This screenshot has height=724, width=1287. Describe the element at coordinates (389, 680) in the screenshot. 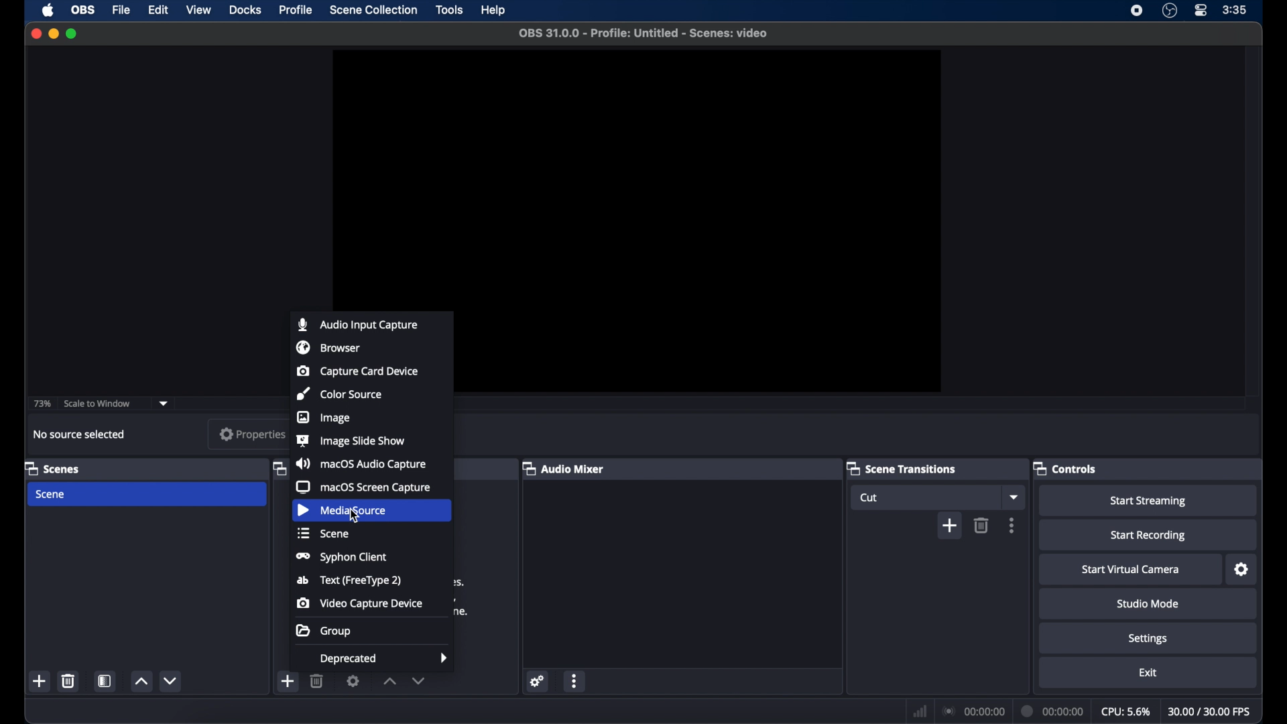

I see `increment` at that location.